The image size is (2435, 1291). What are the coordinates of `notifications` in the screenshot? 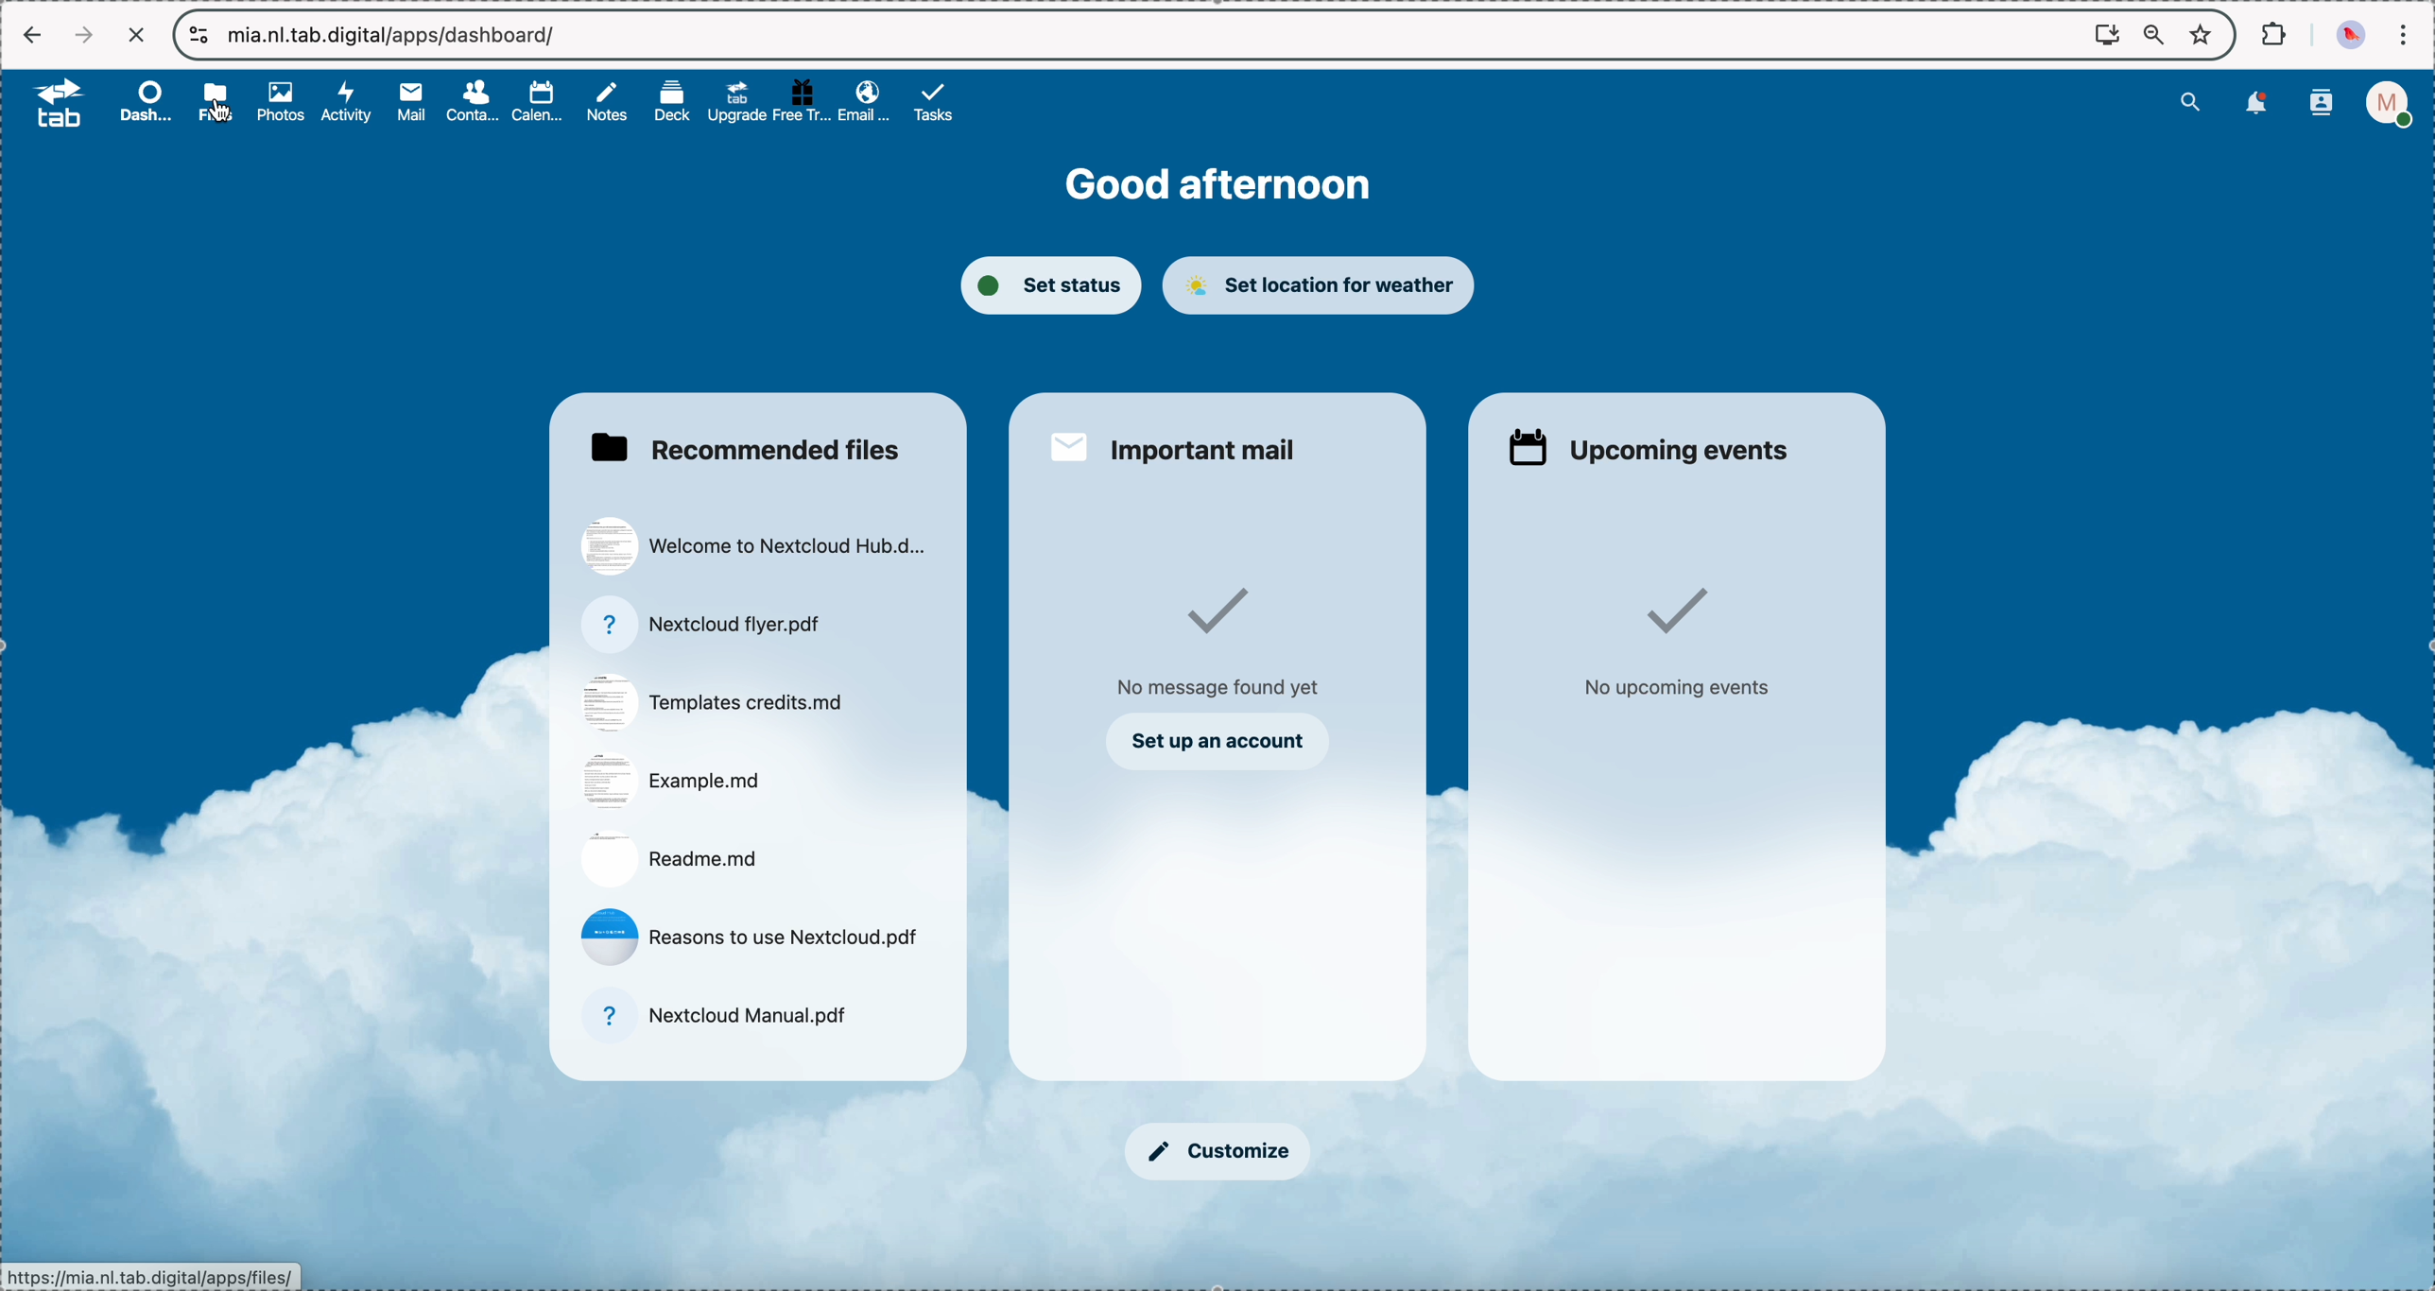 It's located at (2253, 104).